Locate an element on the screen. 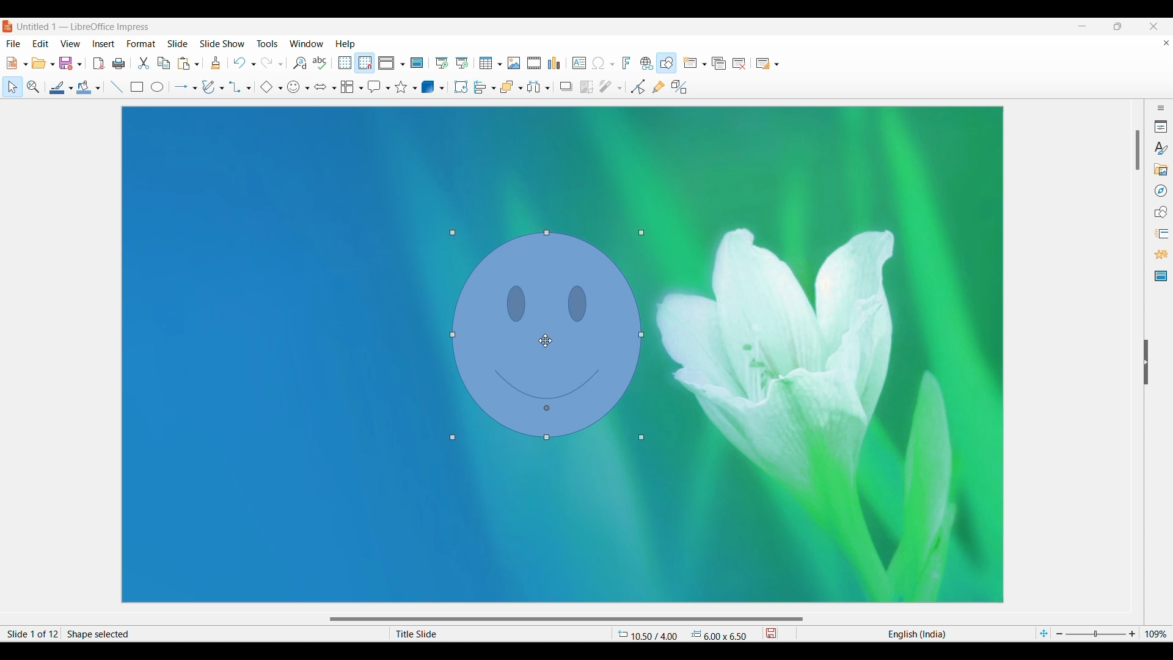  Spell check is located at coordinates (320, 63).